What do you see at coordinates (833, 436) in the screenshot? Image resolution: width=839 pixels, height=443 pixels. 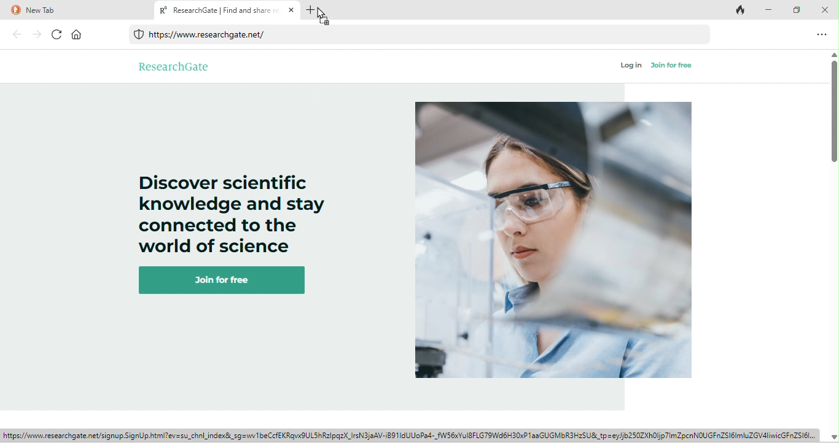 I see `Scroll down` at bounding box center [833, 436].